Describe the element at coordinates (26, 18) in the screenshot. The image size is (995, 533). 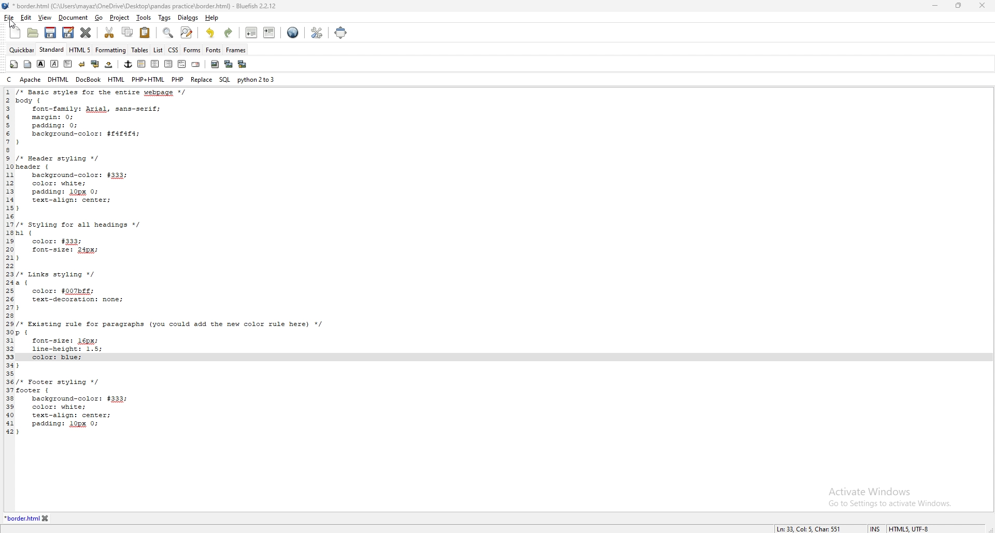
I see `edit` at that location.